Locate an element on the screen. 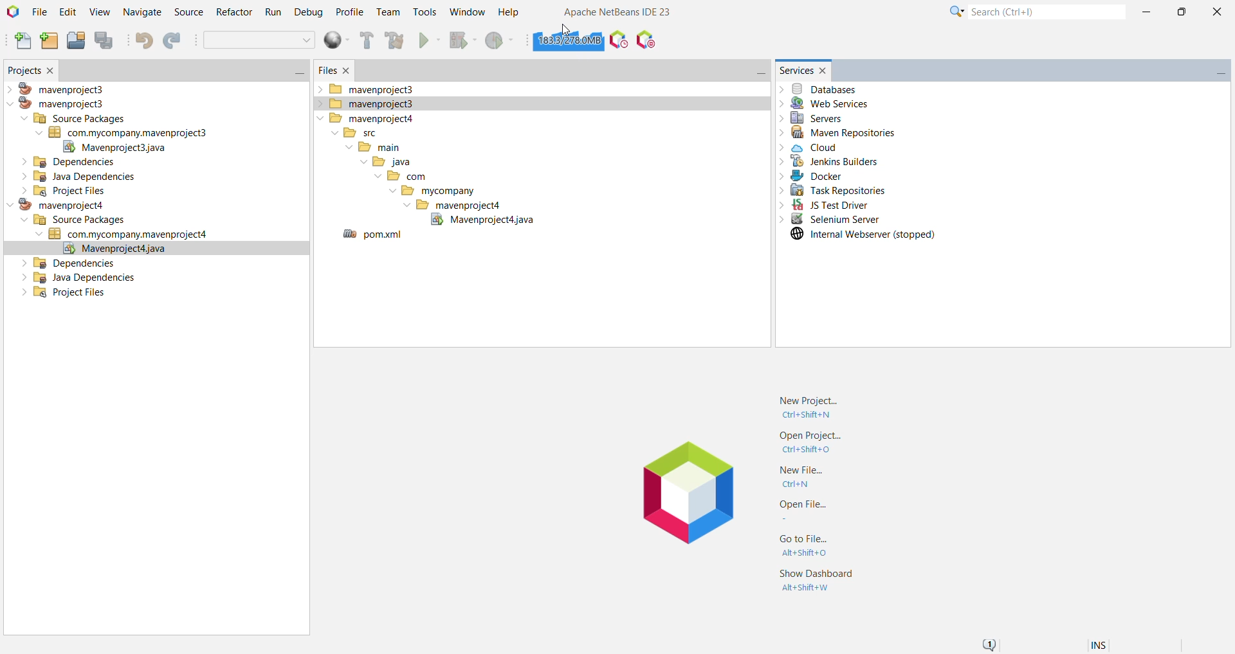 Image resolution: width=1235 pixels, height=654 pixels. New Project is located at coordinates (46, 40).